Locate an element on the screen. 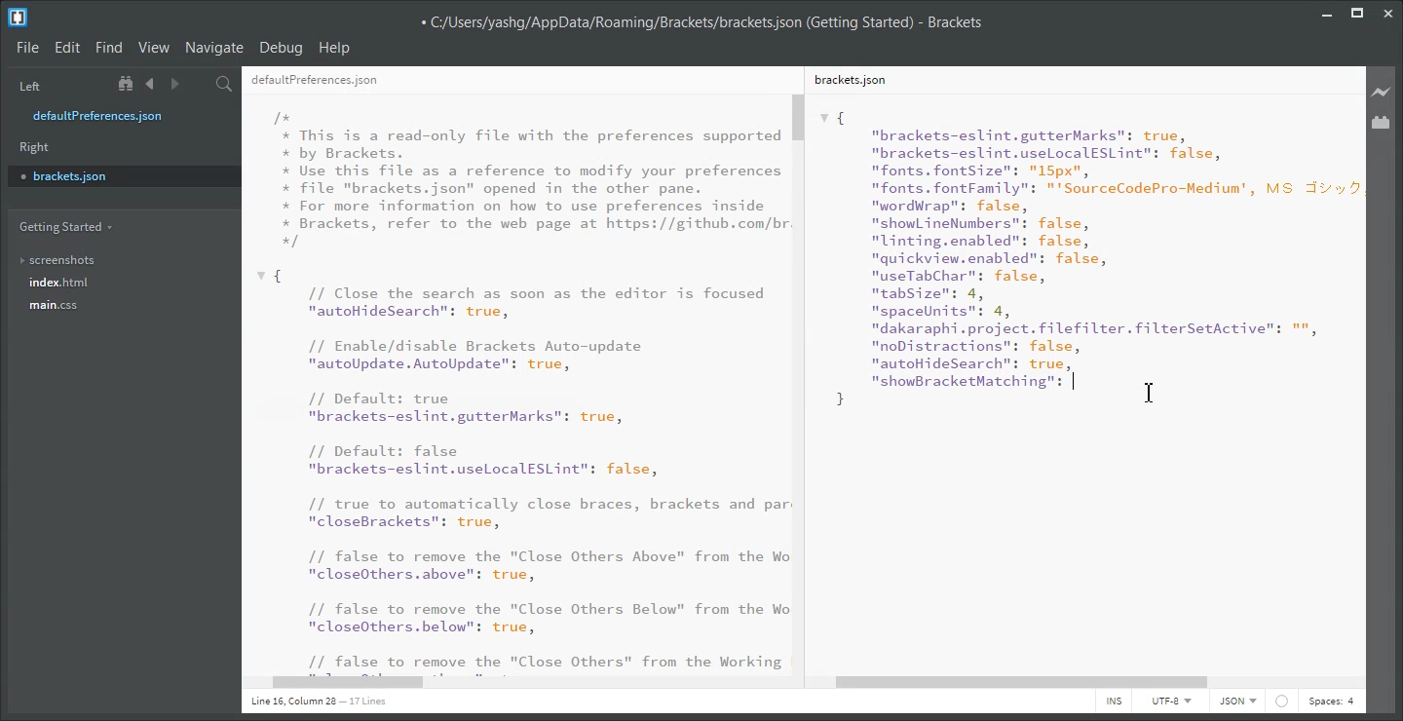  Extension Manager is located at coordinates (1382, 122).